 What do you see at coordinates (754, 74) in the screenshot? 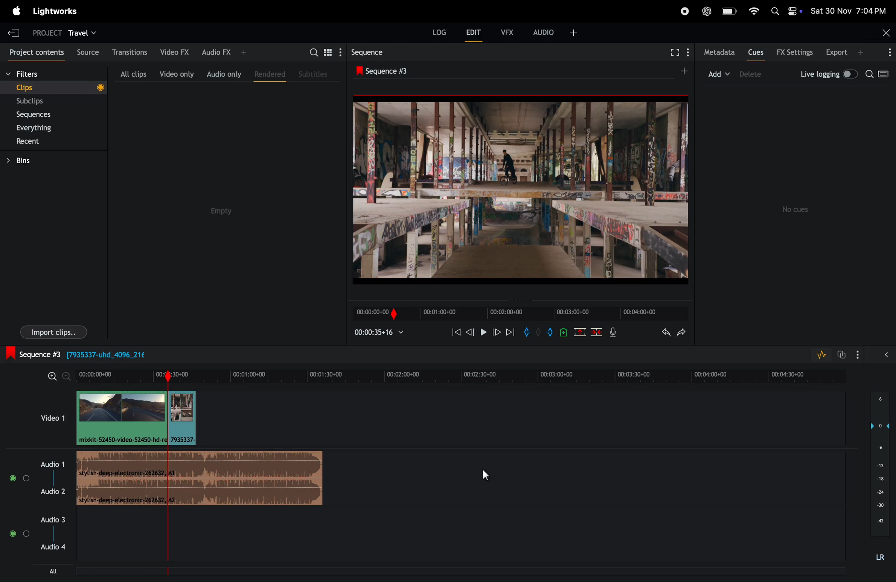
I see `delete` at bounding box center [754, 74].